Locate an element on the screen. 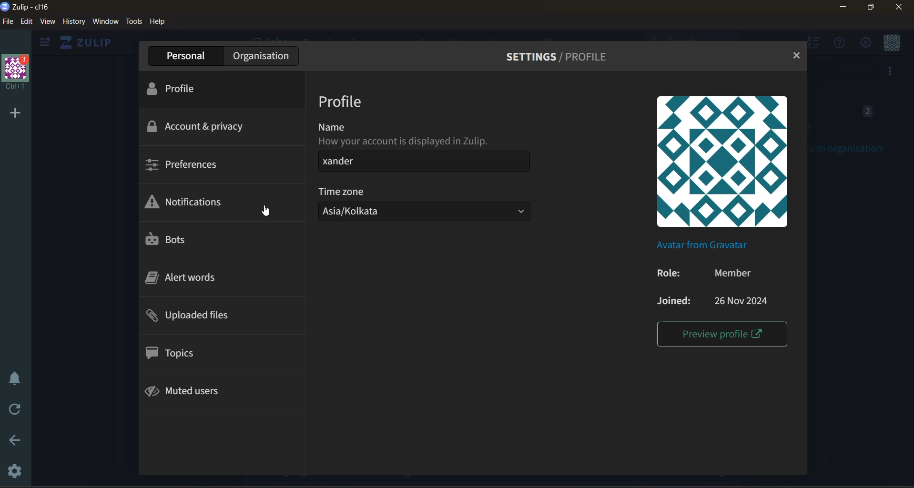  help is located at coordinates (159, 21).